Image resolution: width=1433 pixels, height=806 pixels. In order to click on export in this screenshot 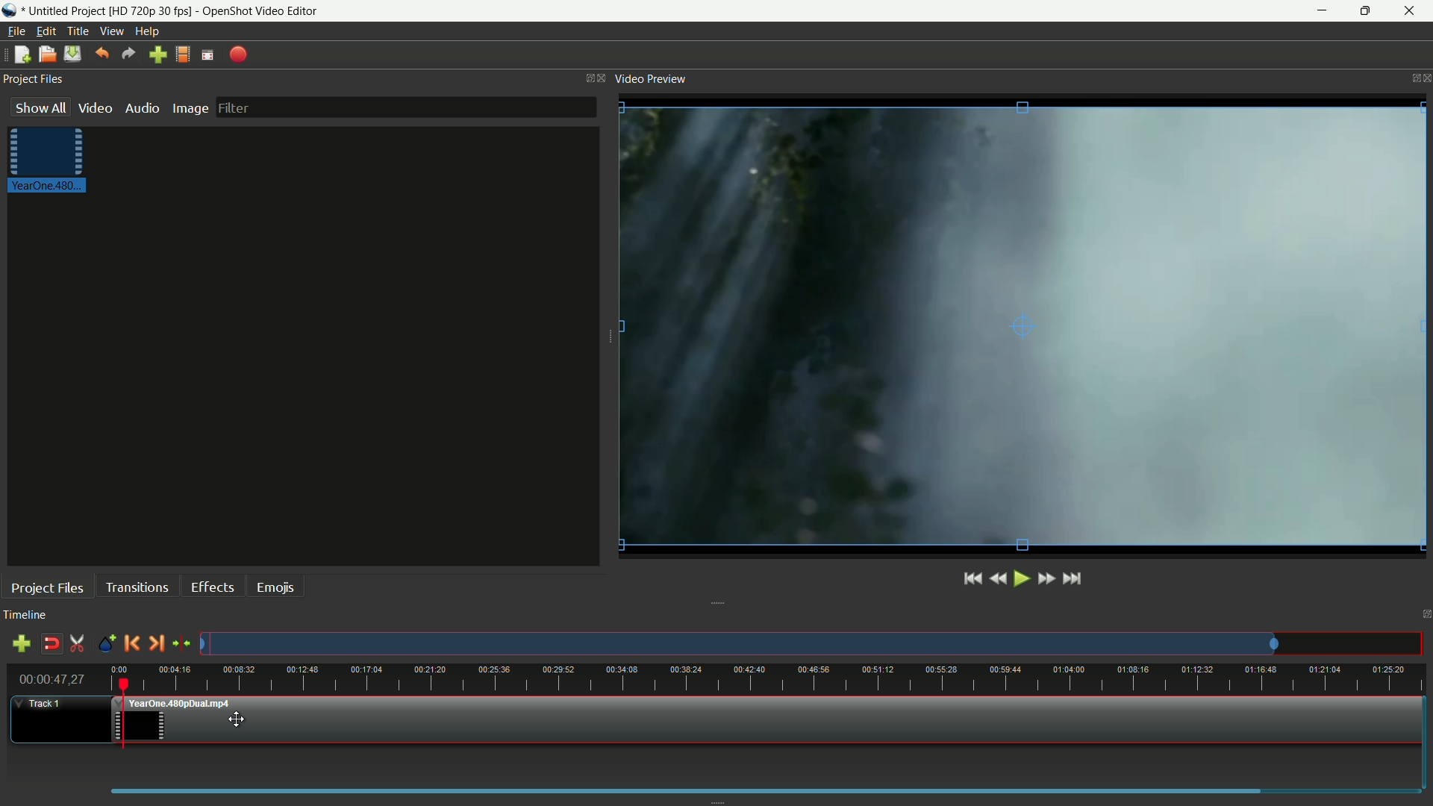, I will do `click(238, 55)`.